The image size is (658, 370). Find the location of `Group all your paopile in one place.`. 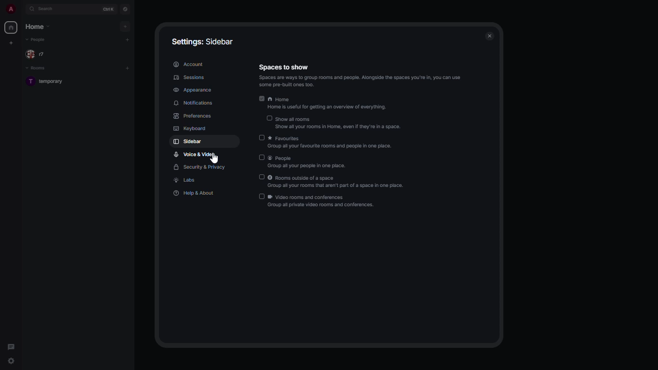

Group all your paopile in one place. is located at coordinates (312, 166).